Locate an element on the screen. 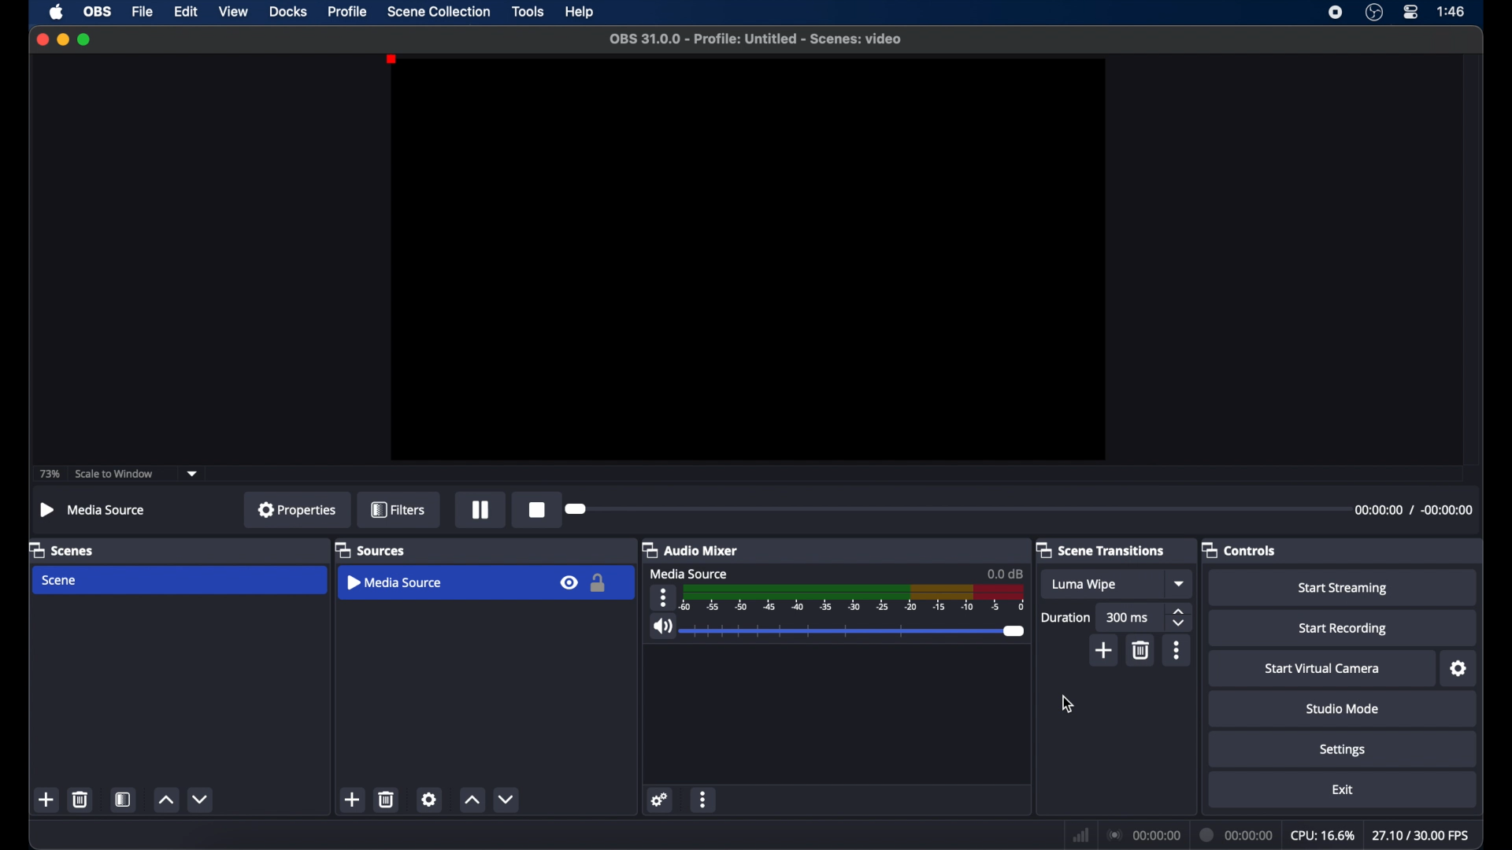 The image size is (1512, 850). settings is located at coordinates (1343, 751).